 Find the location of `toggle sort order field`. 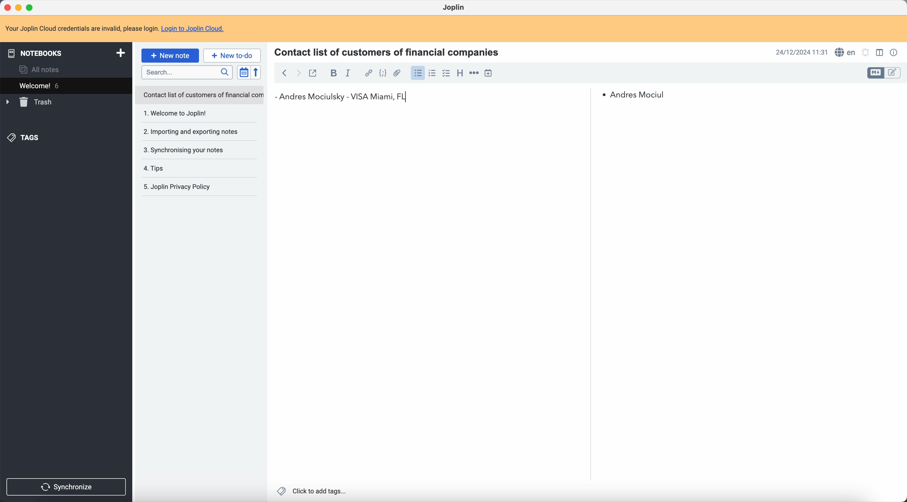

toggle sort order field is located at coordinates (242, 72).